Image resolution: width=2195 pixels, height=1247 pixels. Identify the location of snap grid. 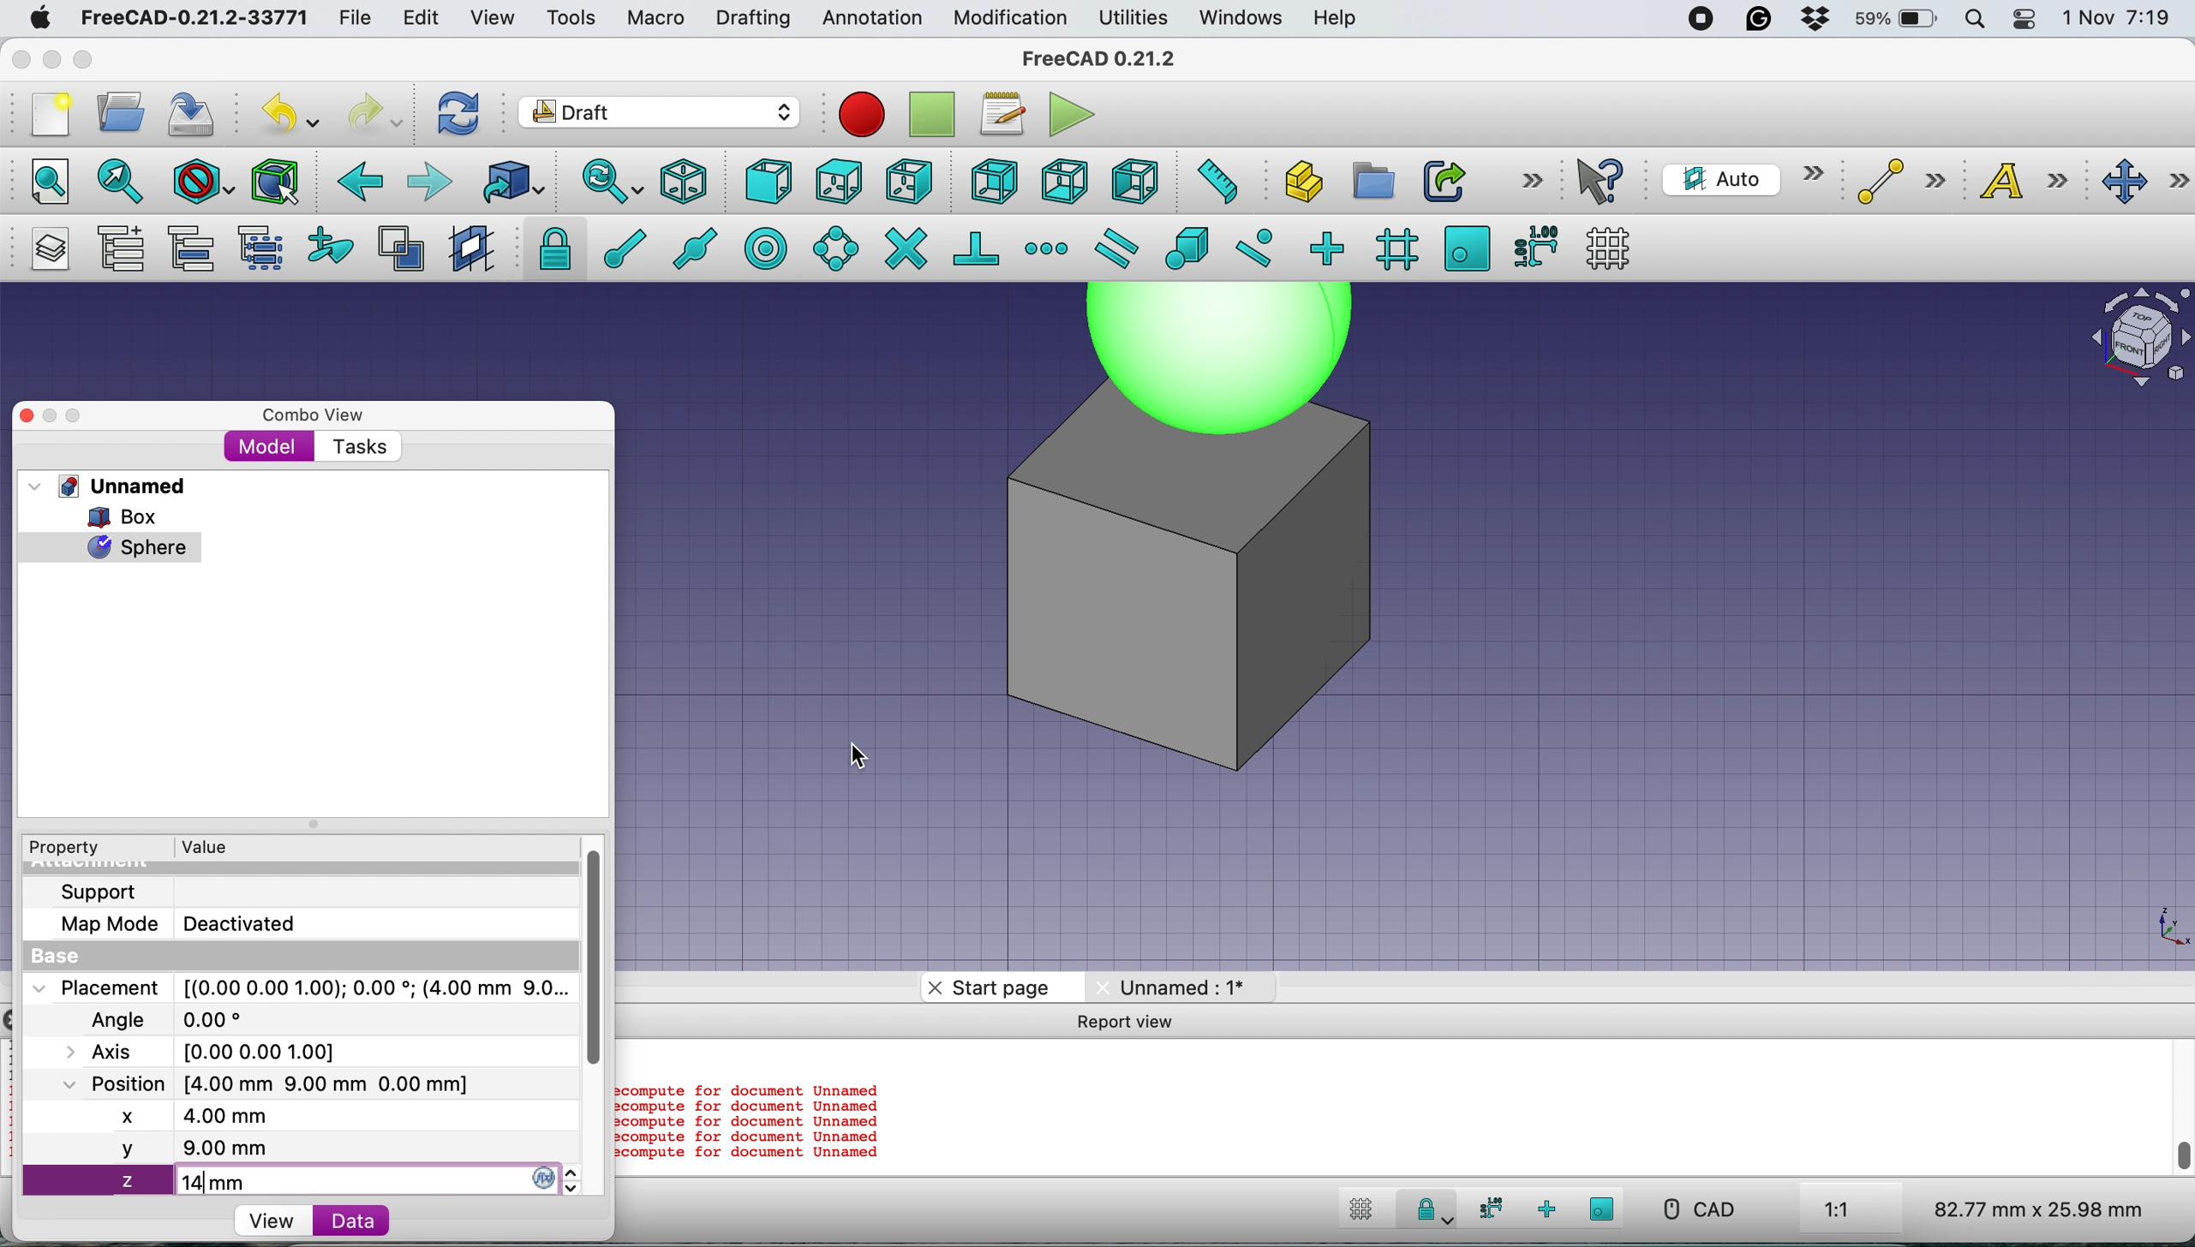
(1394, 248).